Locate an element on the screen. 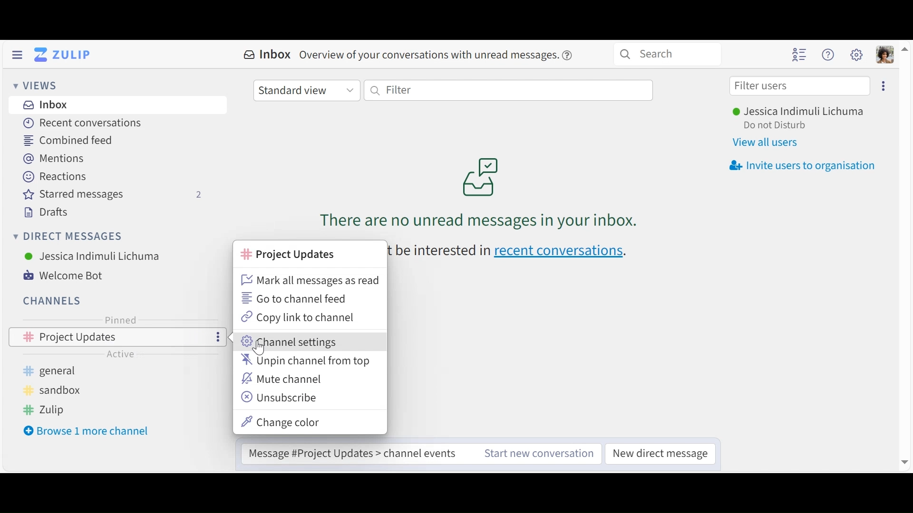 The image size is (913, 513). Add user list is located at coordinates (800, 54).